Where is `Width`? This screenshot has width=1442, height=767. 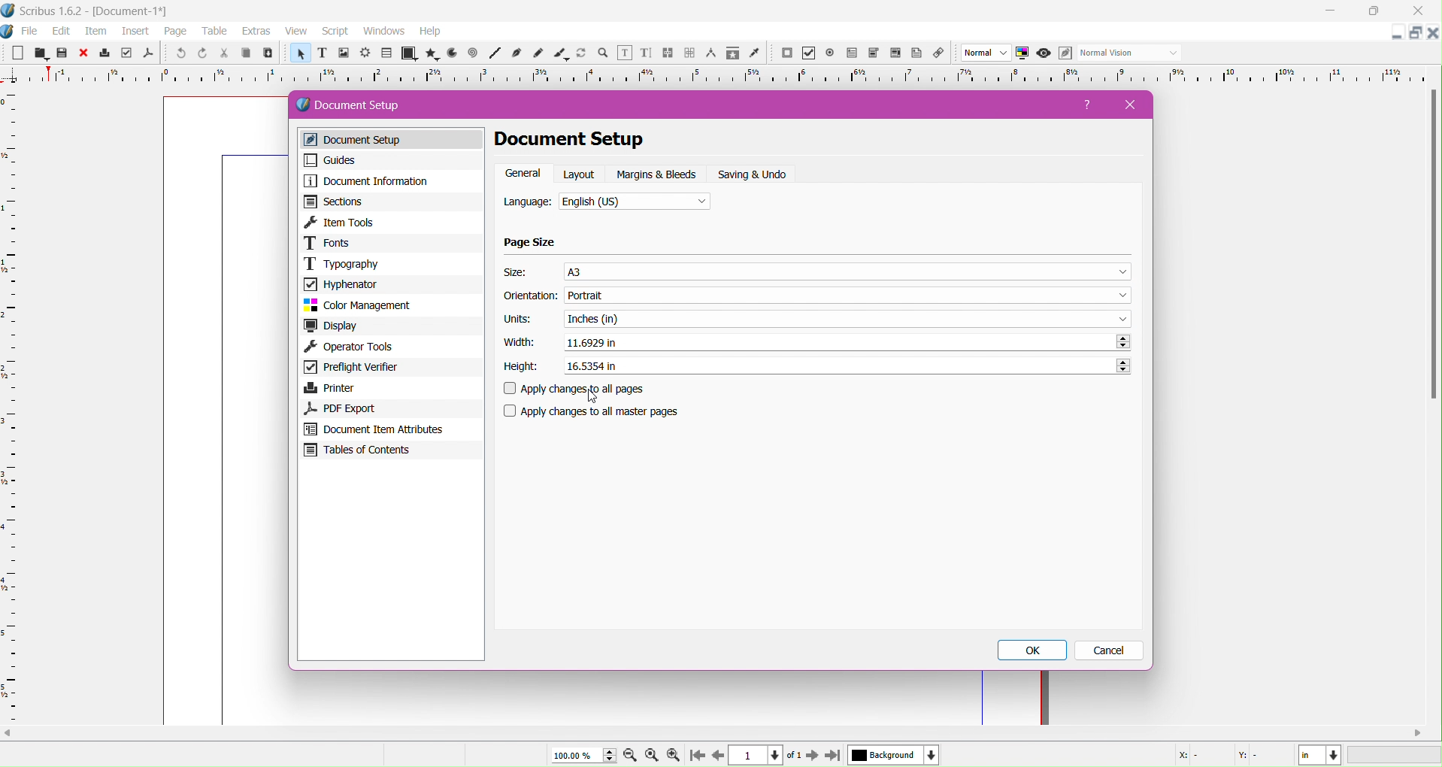 Width is located at coordinates (517, 342).